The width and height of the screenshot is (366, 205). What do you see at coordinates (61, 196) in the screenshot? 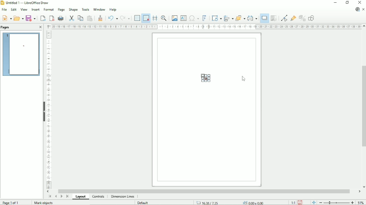
I see `Scroll to next page` at bounding box center [61, 196].